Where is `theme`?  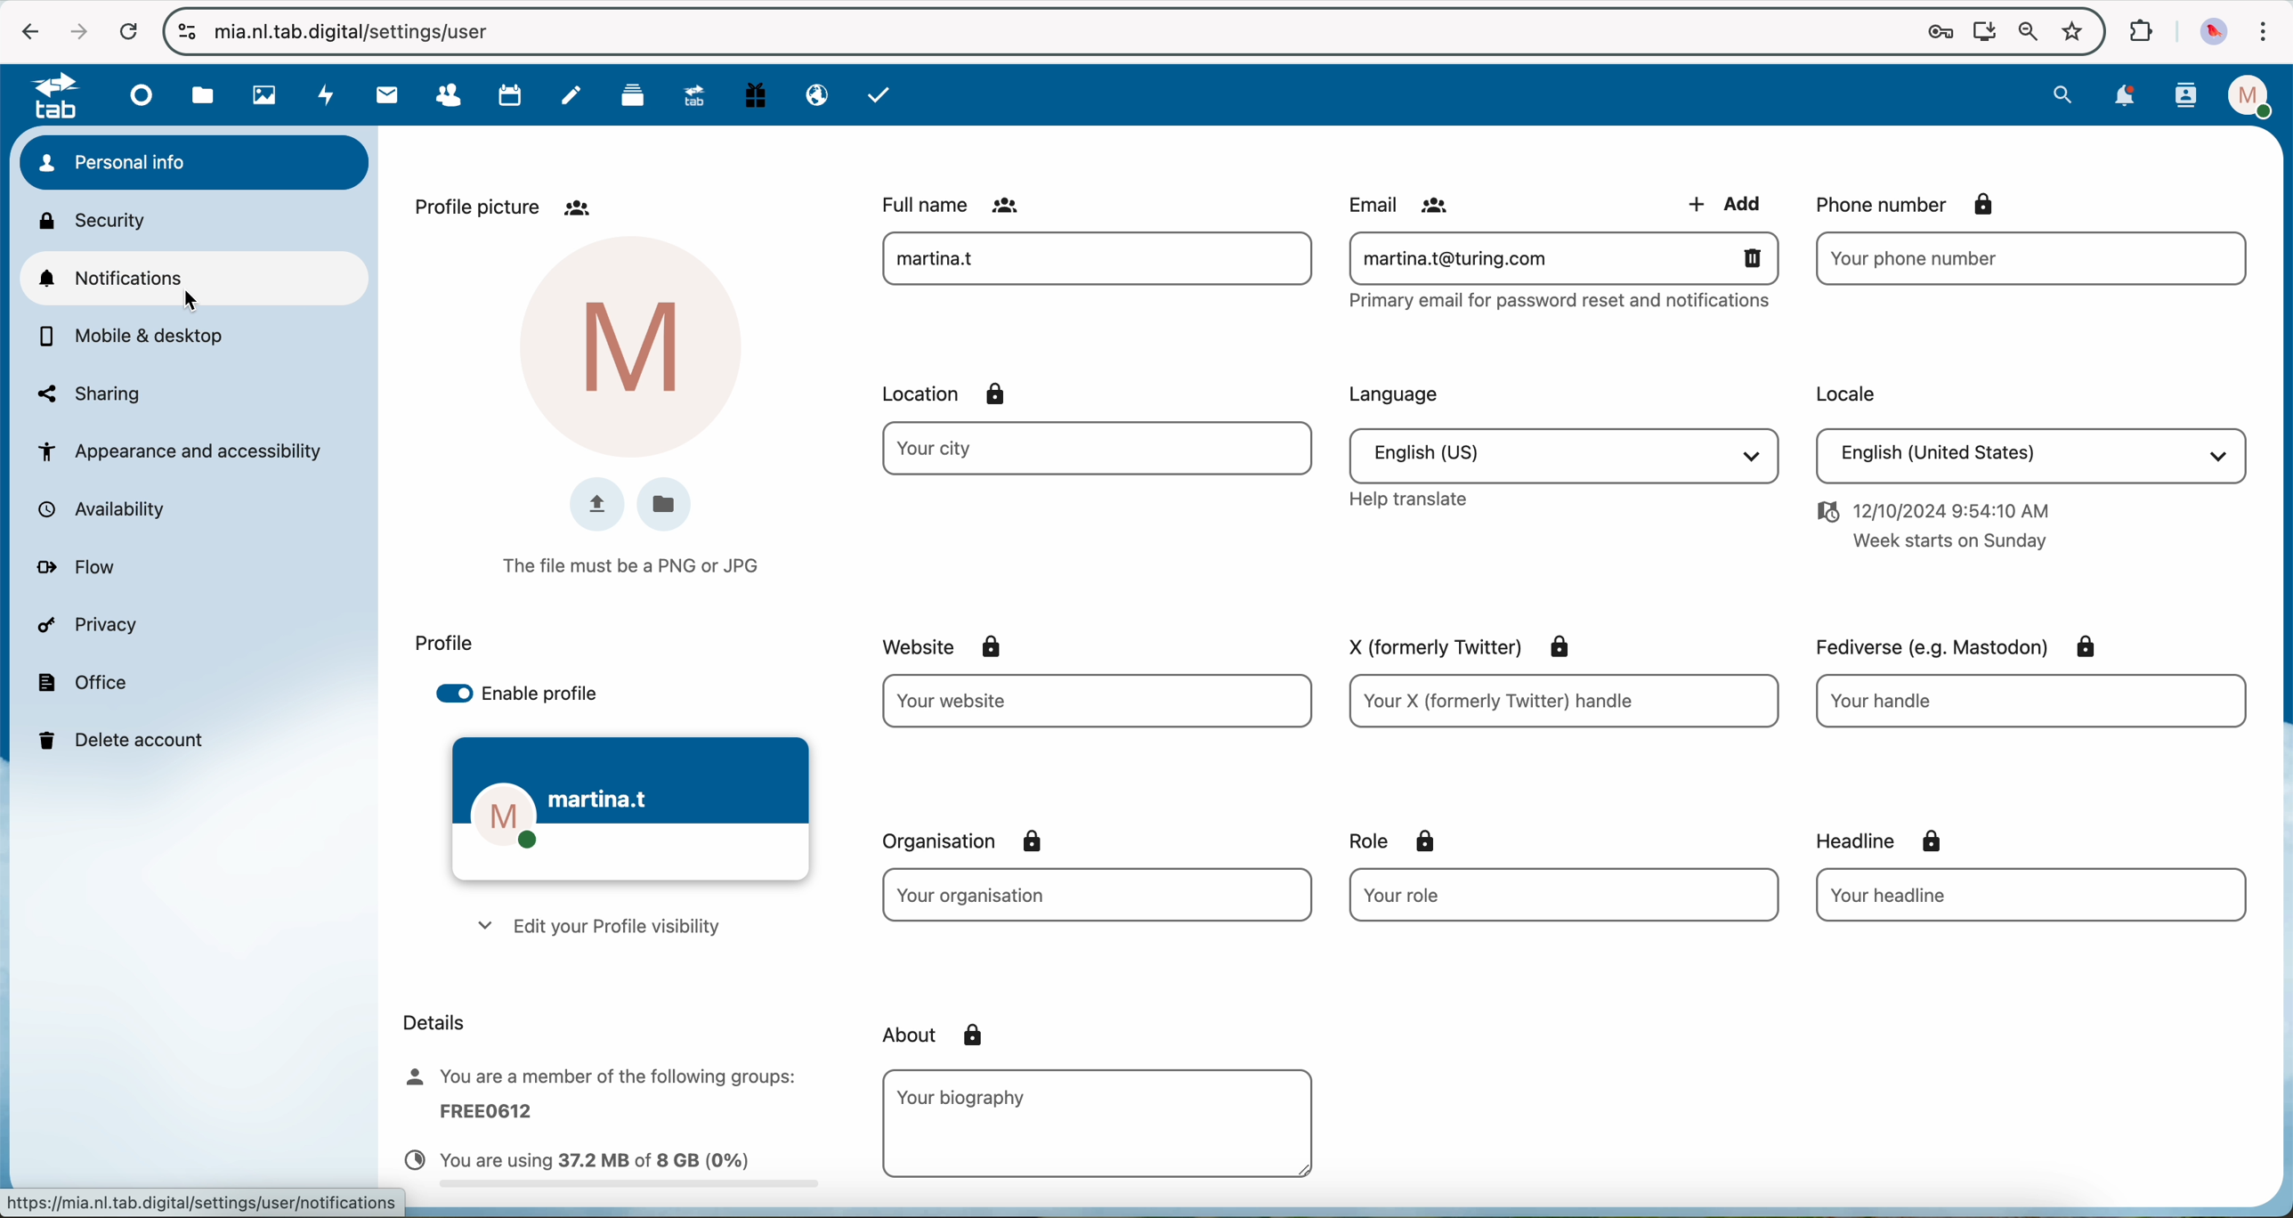 theme is located at coordinates (629, 808).